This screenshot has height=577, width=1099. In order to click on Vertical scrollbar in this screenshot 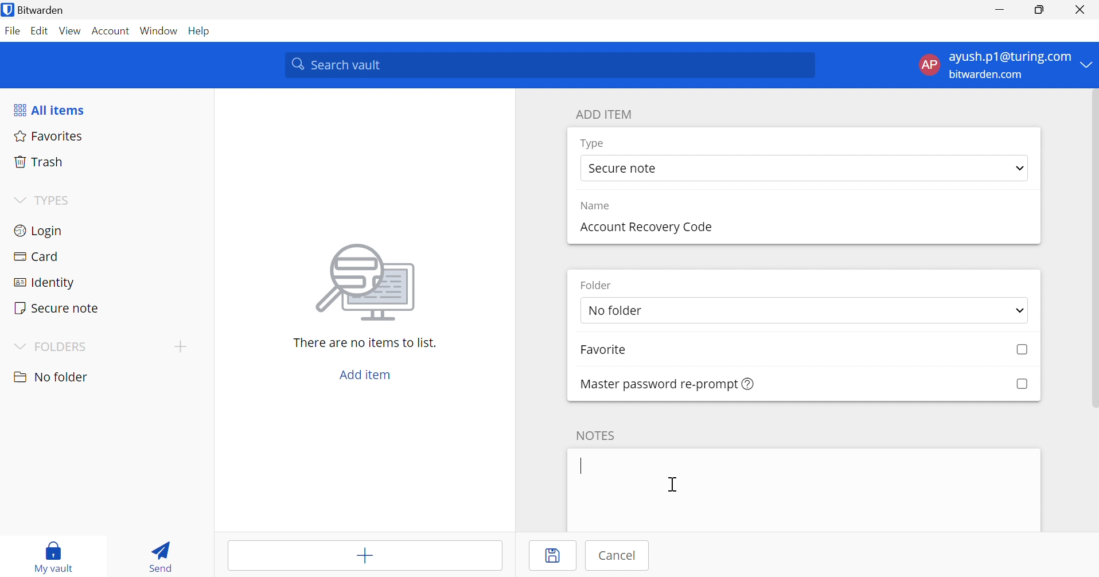, I will do `click(1093, 252)`.